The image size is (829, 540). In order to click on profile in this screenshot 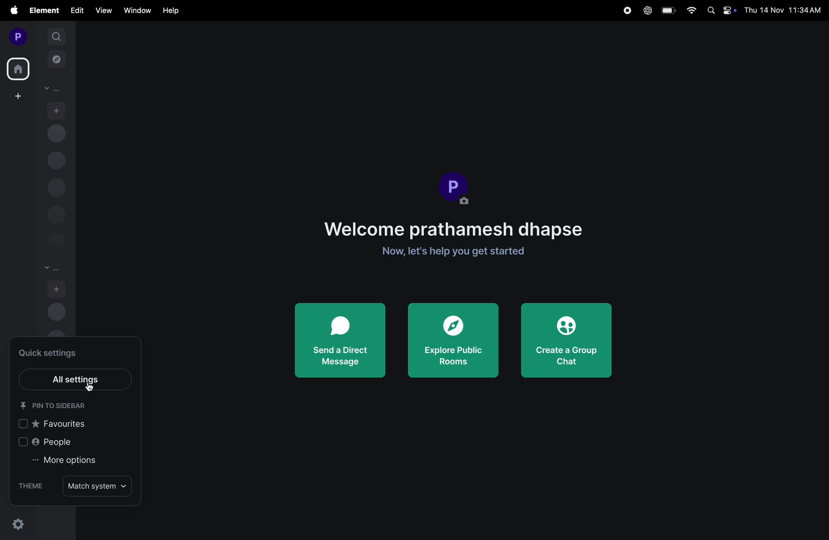, I will do `click(456, 189)`.